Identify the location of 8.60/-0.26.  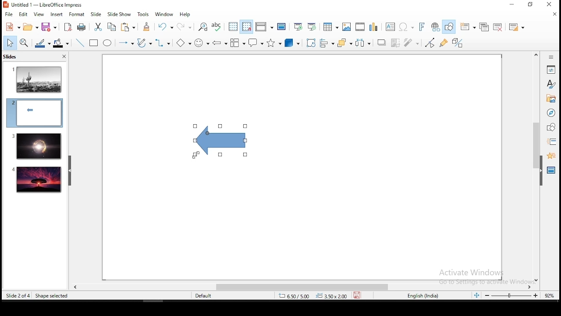
(295, 297).